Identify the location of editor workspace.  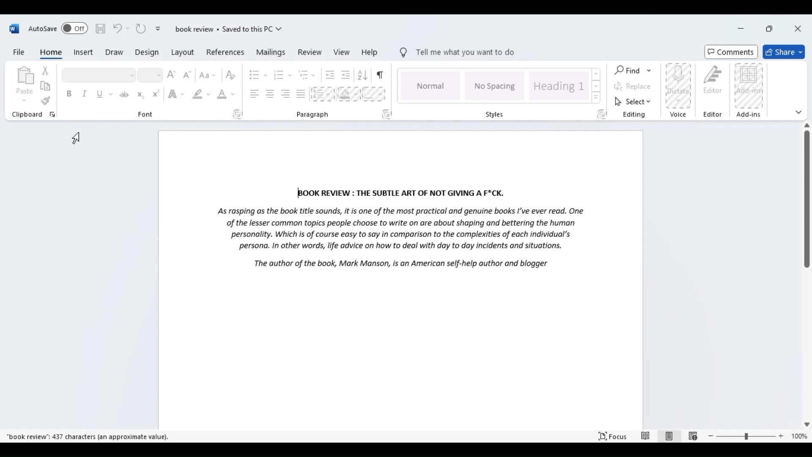
(402, 278).